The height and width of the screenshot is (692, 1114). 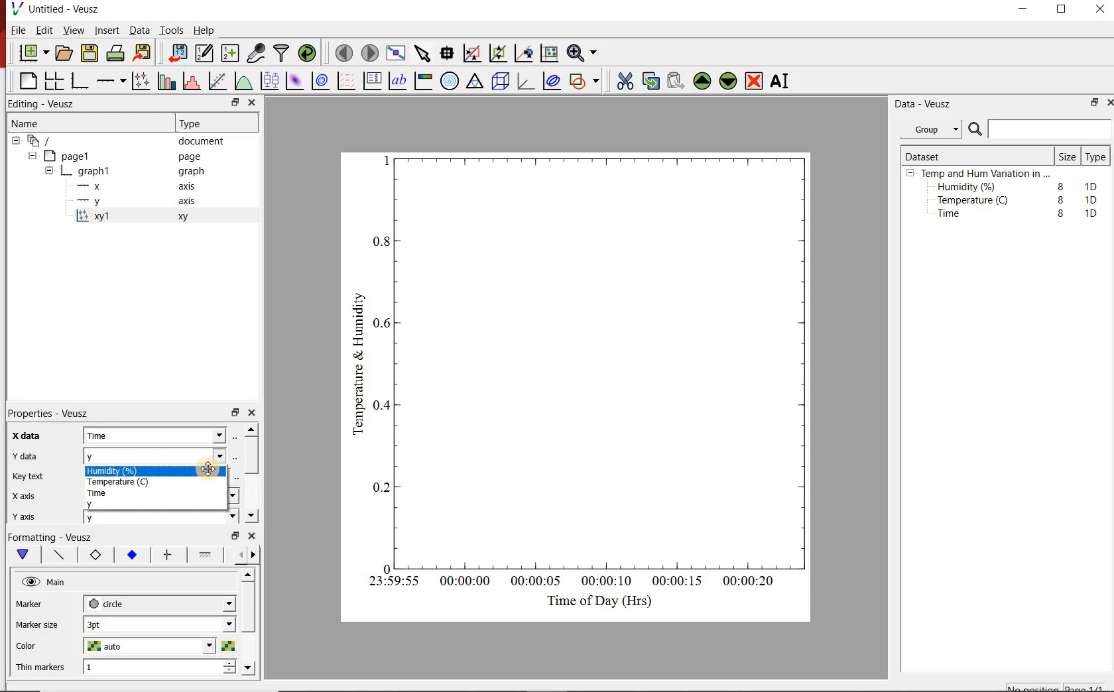 What do you see at coordinates (605, 580) in the screenshot?
I see `00:00:10` at bounding box center [605, 580].